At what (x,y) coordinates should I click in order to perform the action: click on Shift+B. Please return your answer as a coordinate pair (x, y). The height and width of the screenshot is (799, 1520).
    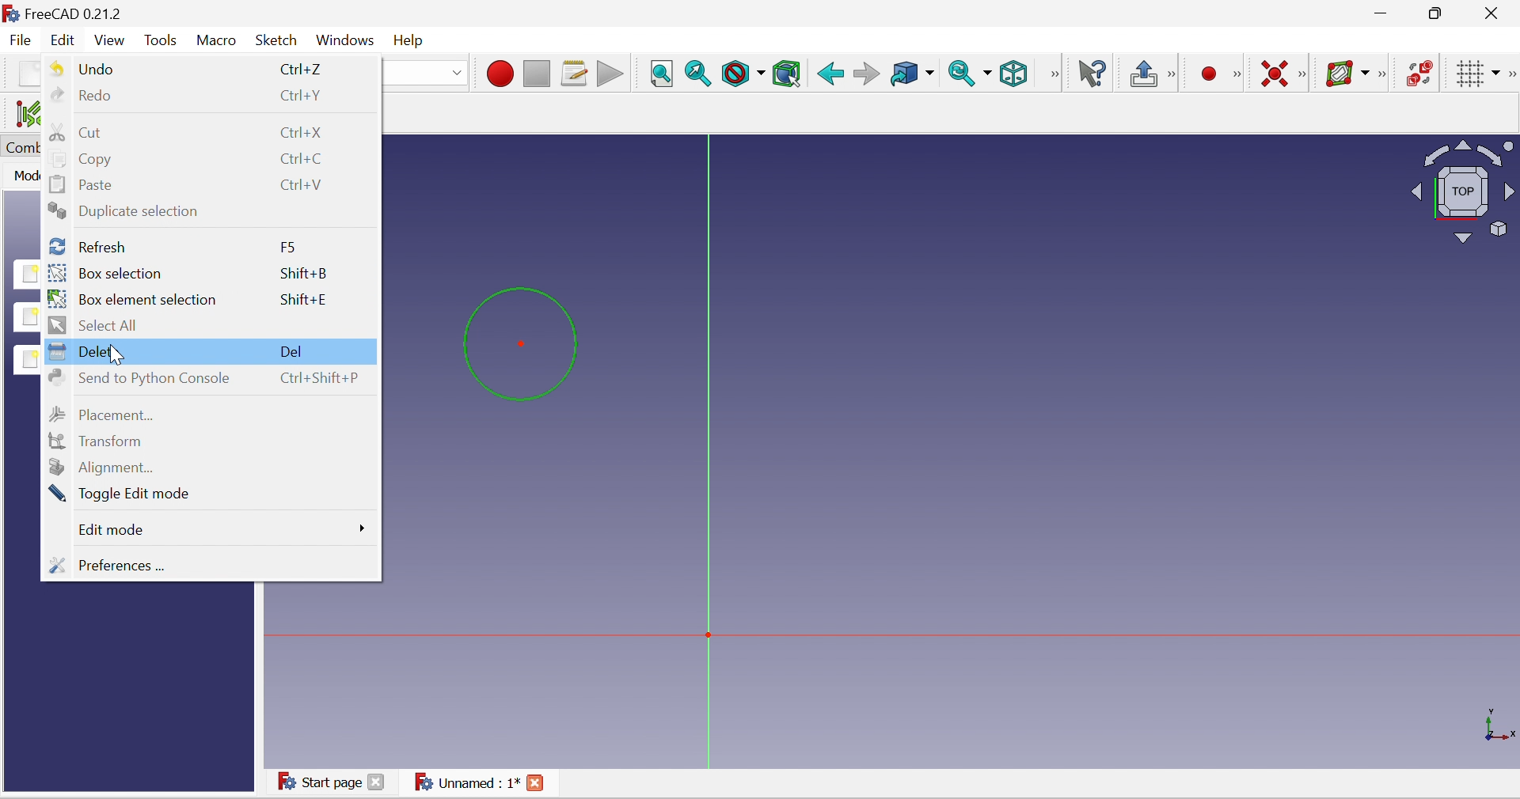
    Looking at the image, I should click on (302, 276).